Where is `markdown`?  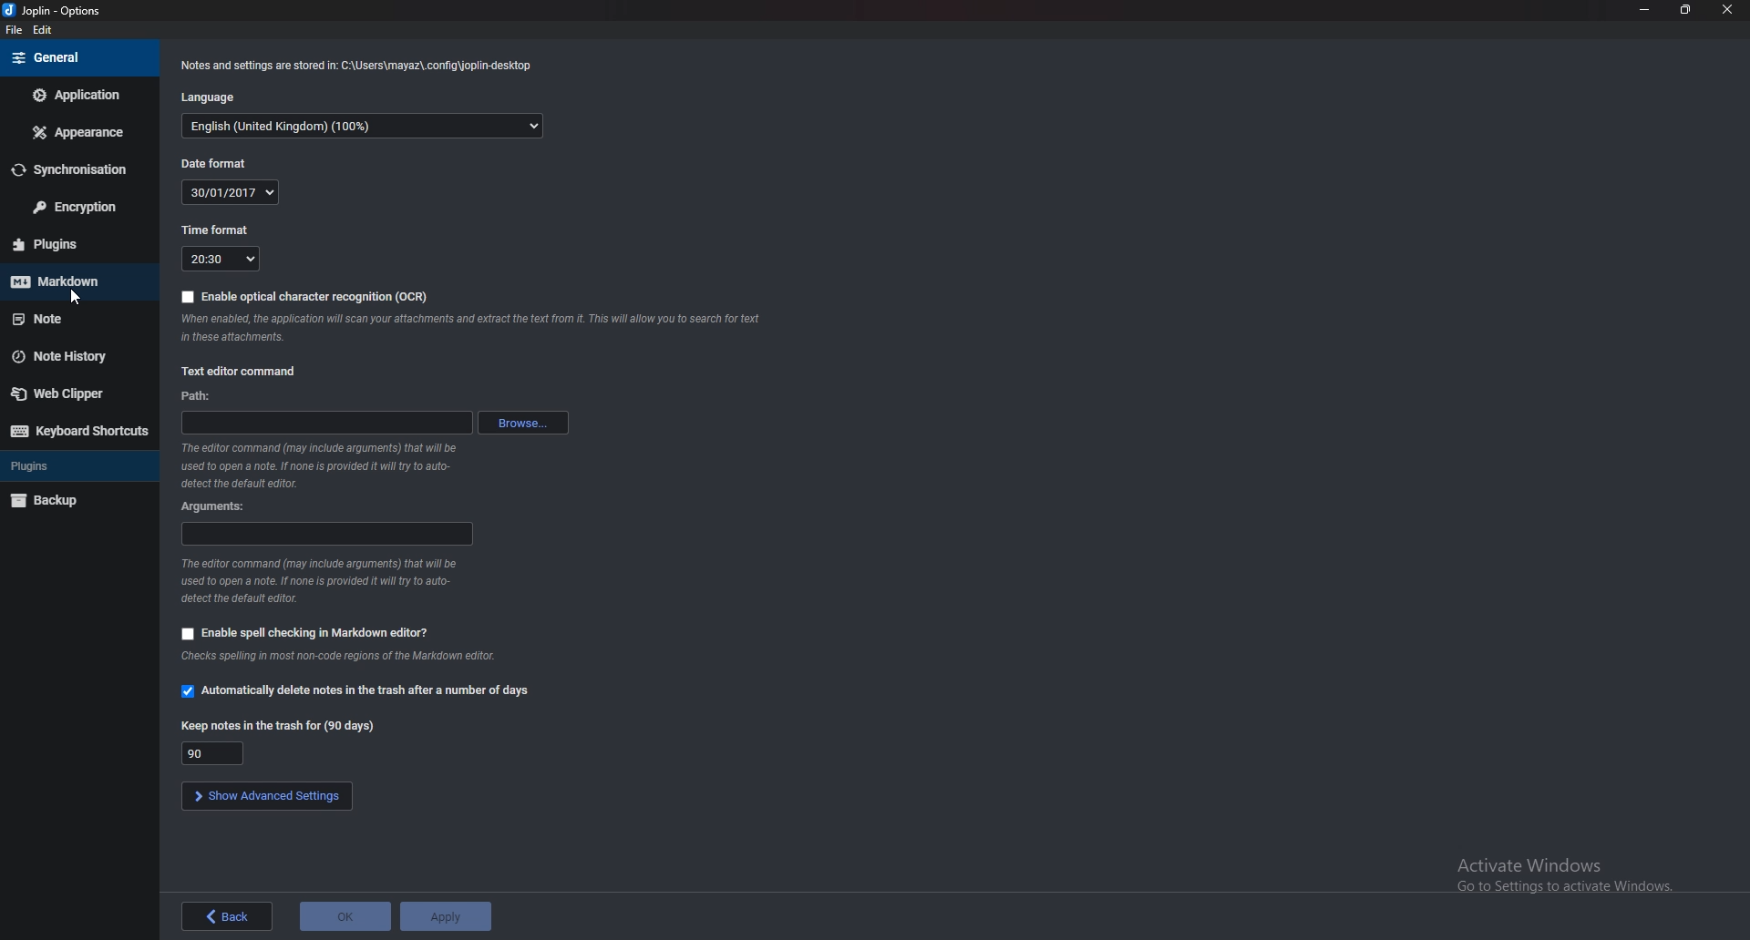
markdown is located at coordinates (73, 281).